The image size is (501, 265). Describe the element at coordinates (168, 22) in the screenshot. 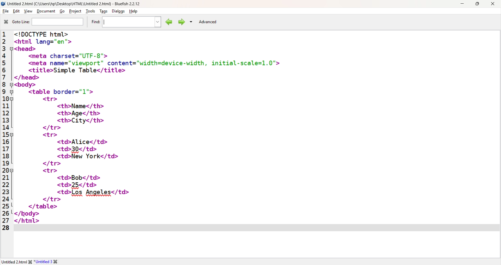

I see `Find Previous` at that location.